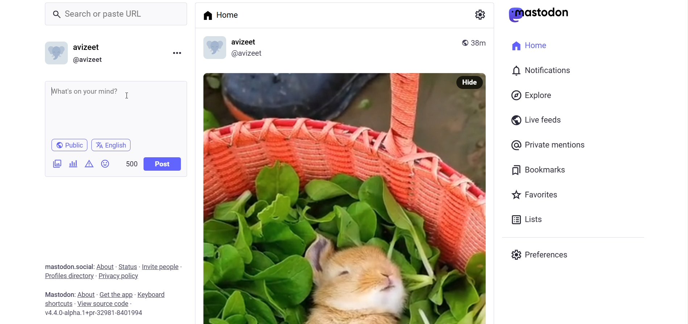 This screenshot has height=324, width=688. I want to click on 38m, so click(482, 42).